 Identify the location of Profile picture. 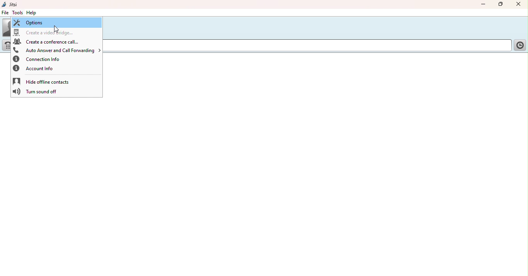
(7, 27).